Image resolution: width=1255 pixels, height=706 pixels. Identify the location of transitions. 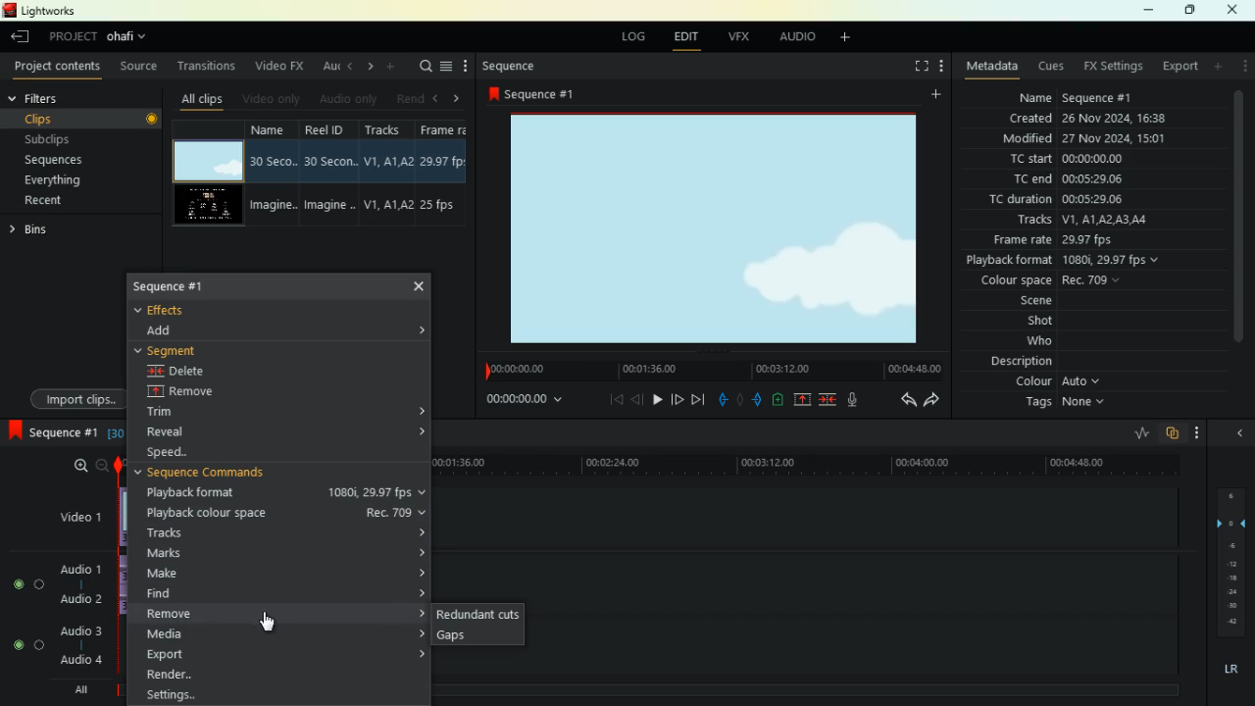
(210, 66).